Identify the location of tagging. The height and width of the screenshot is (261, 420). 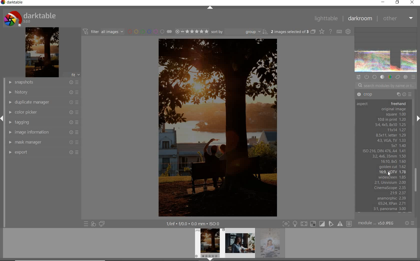
(43, 122).